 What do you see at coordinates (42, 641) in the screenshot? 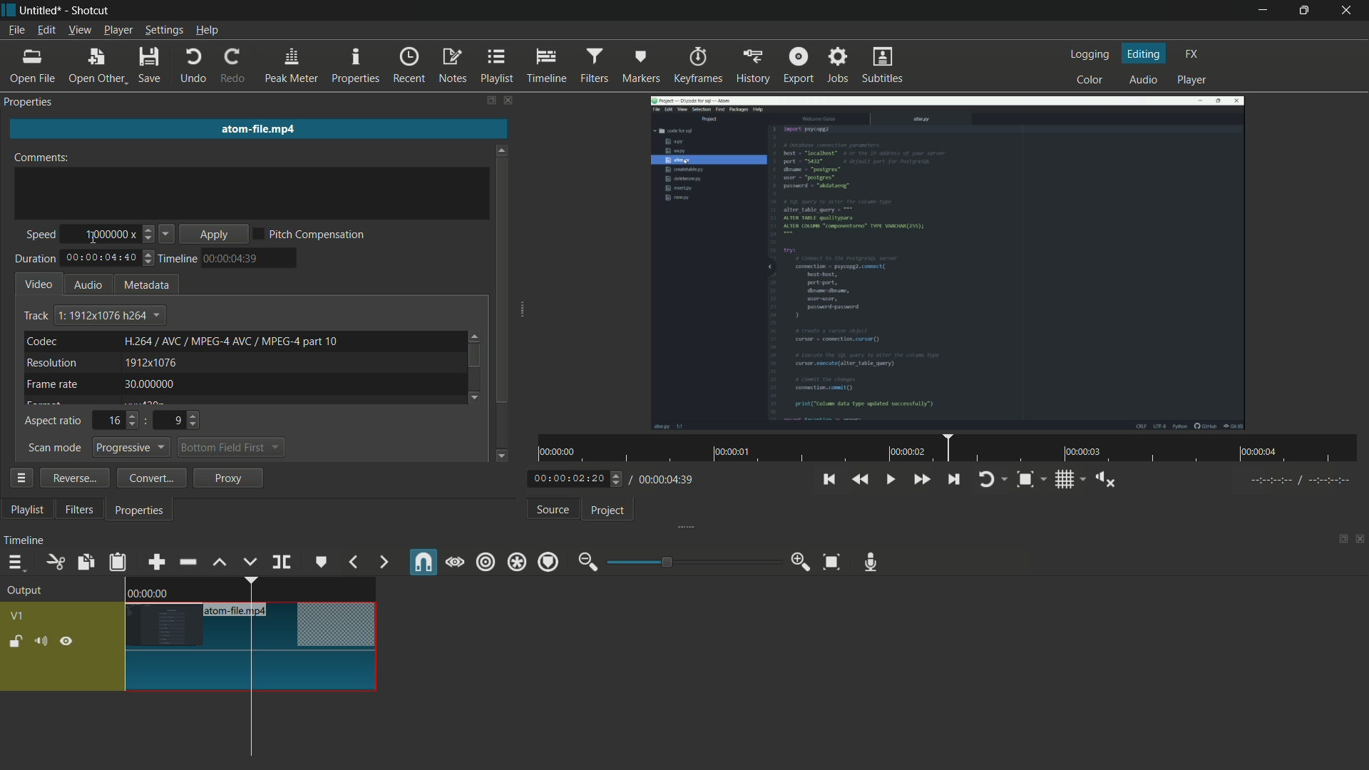
I see `mute` at bounding box center [42, 641].